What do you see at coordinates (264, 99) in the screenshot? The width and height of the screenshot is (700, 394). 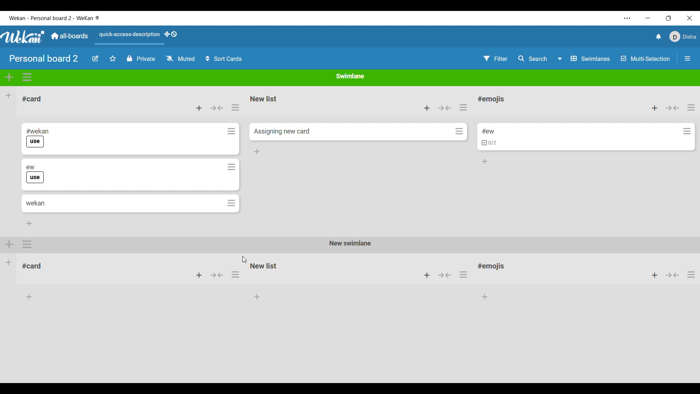 I see `List name` at bounding box center [264, 99].